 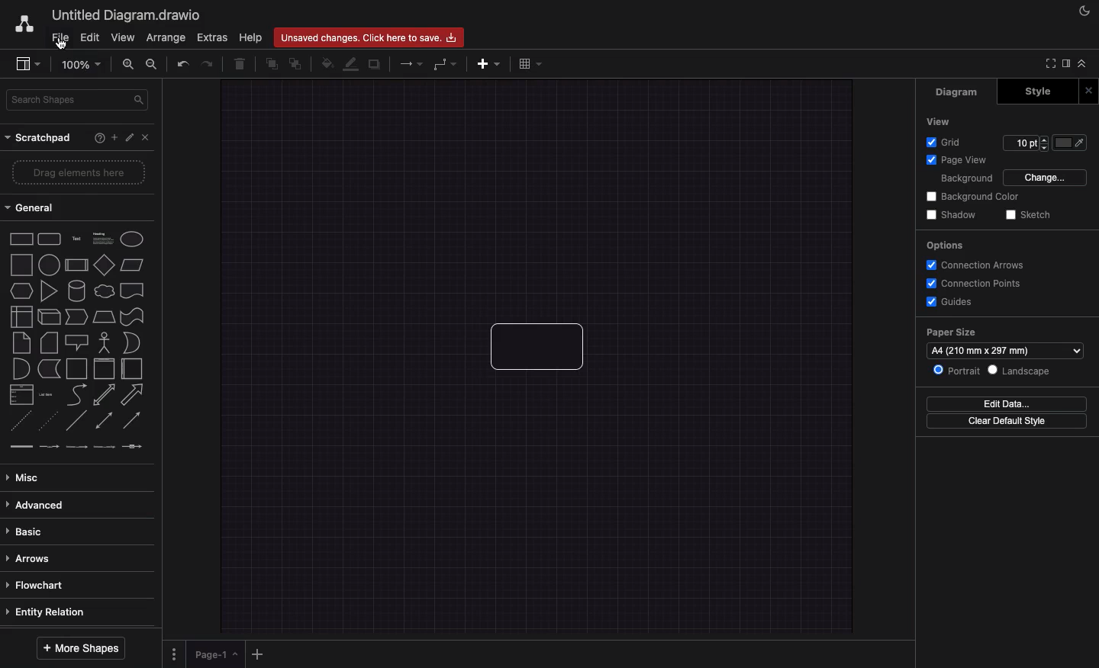 What do you see at coordinates (215, 656) in the screenshot?
I see `Page 1` at bounding box center [215, 656].